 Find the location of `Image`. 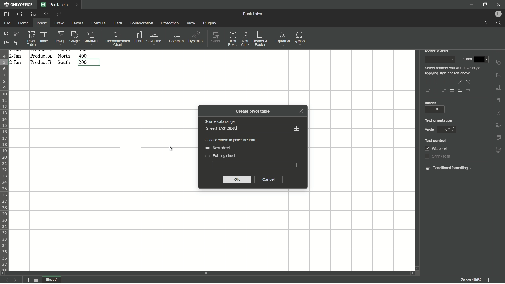

Image is located at coordinates (62, 39).